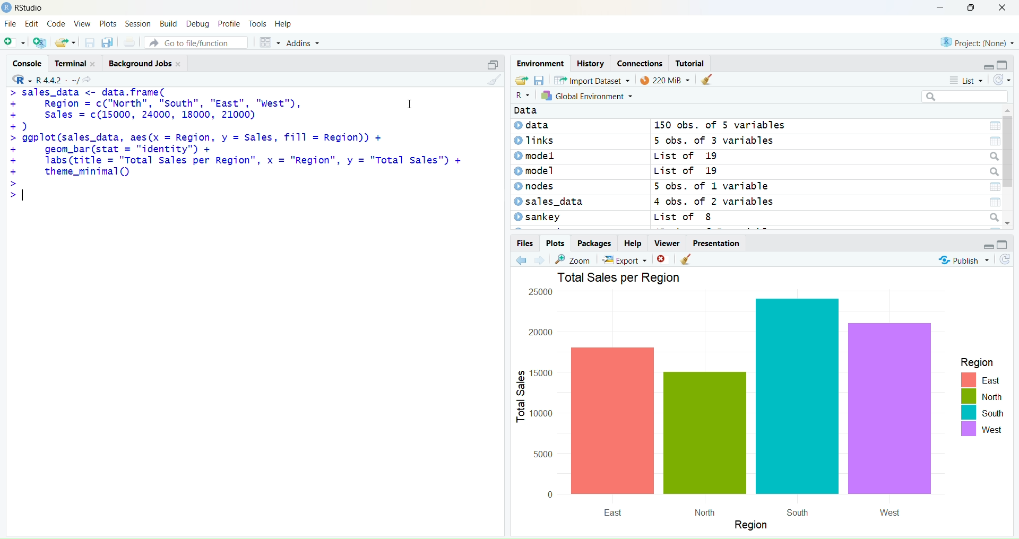  I want to click on View, so click(84, 24).